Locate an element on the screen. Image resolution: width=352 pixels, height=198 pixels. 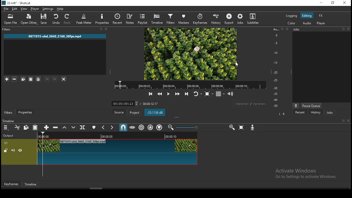
split at playhead is located at coordinates (118, 19).